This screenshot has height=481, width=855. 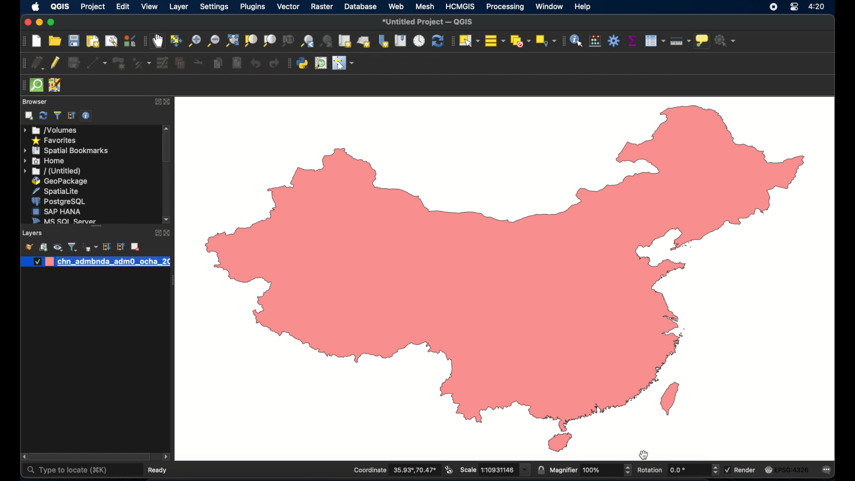 What do you see at coordinates (22, 86) in the screenshot?
I see `drag handle` at bounding box center [22, 86].